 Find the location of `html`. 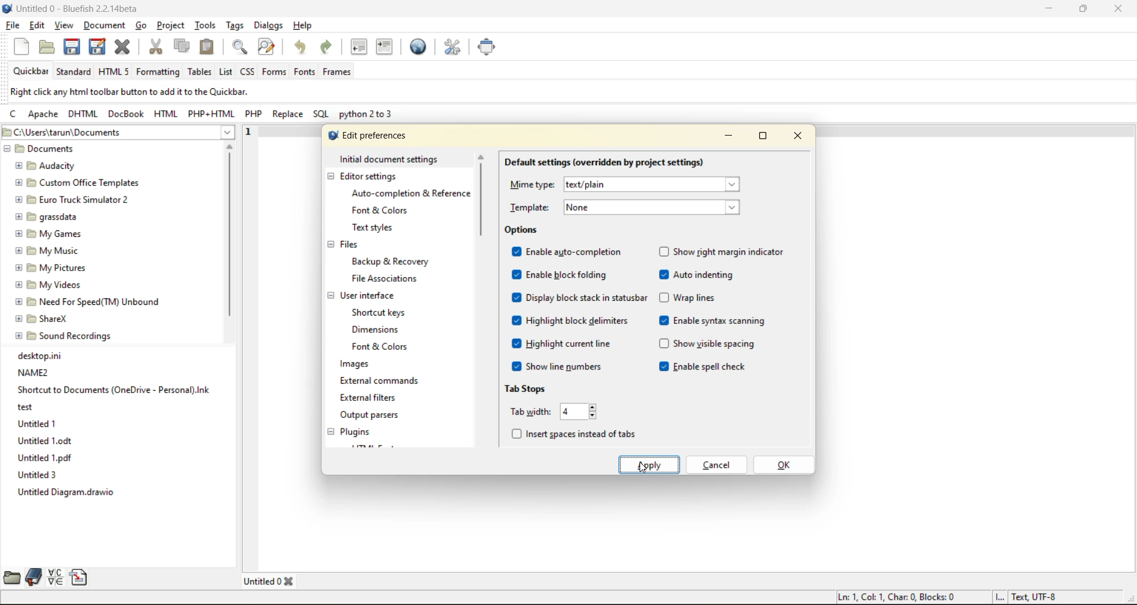

html is located at coordinates (166, 113).